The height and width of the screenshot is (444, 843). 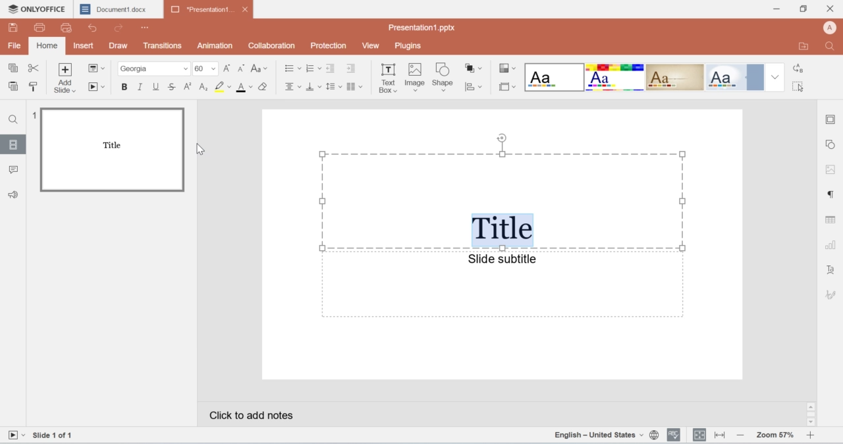 What do you see at coordinates (831, 294) in the screenshot?
I see `icon` at bounding box center [831, 294].